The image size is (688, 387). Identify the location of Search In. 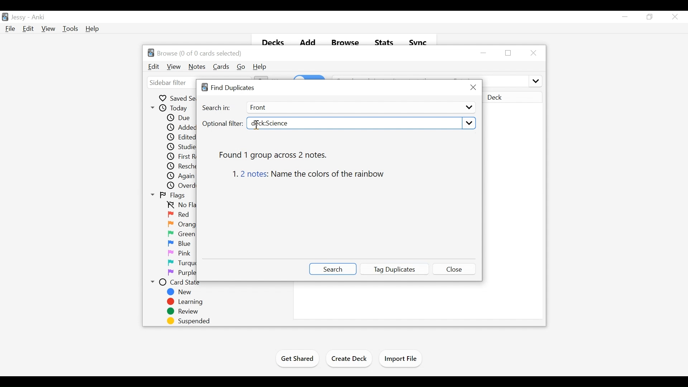
(217, 108).